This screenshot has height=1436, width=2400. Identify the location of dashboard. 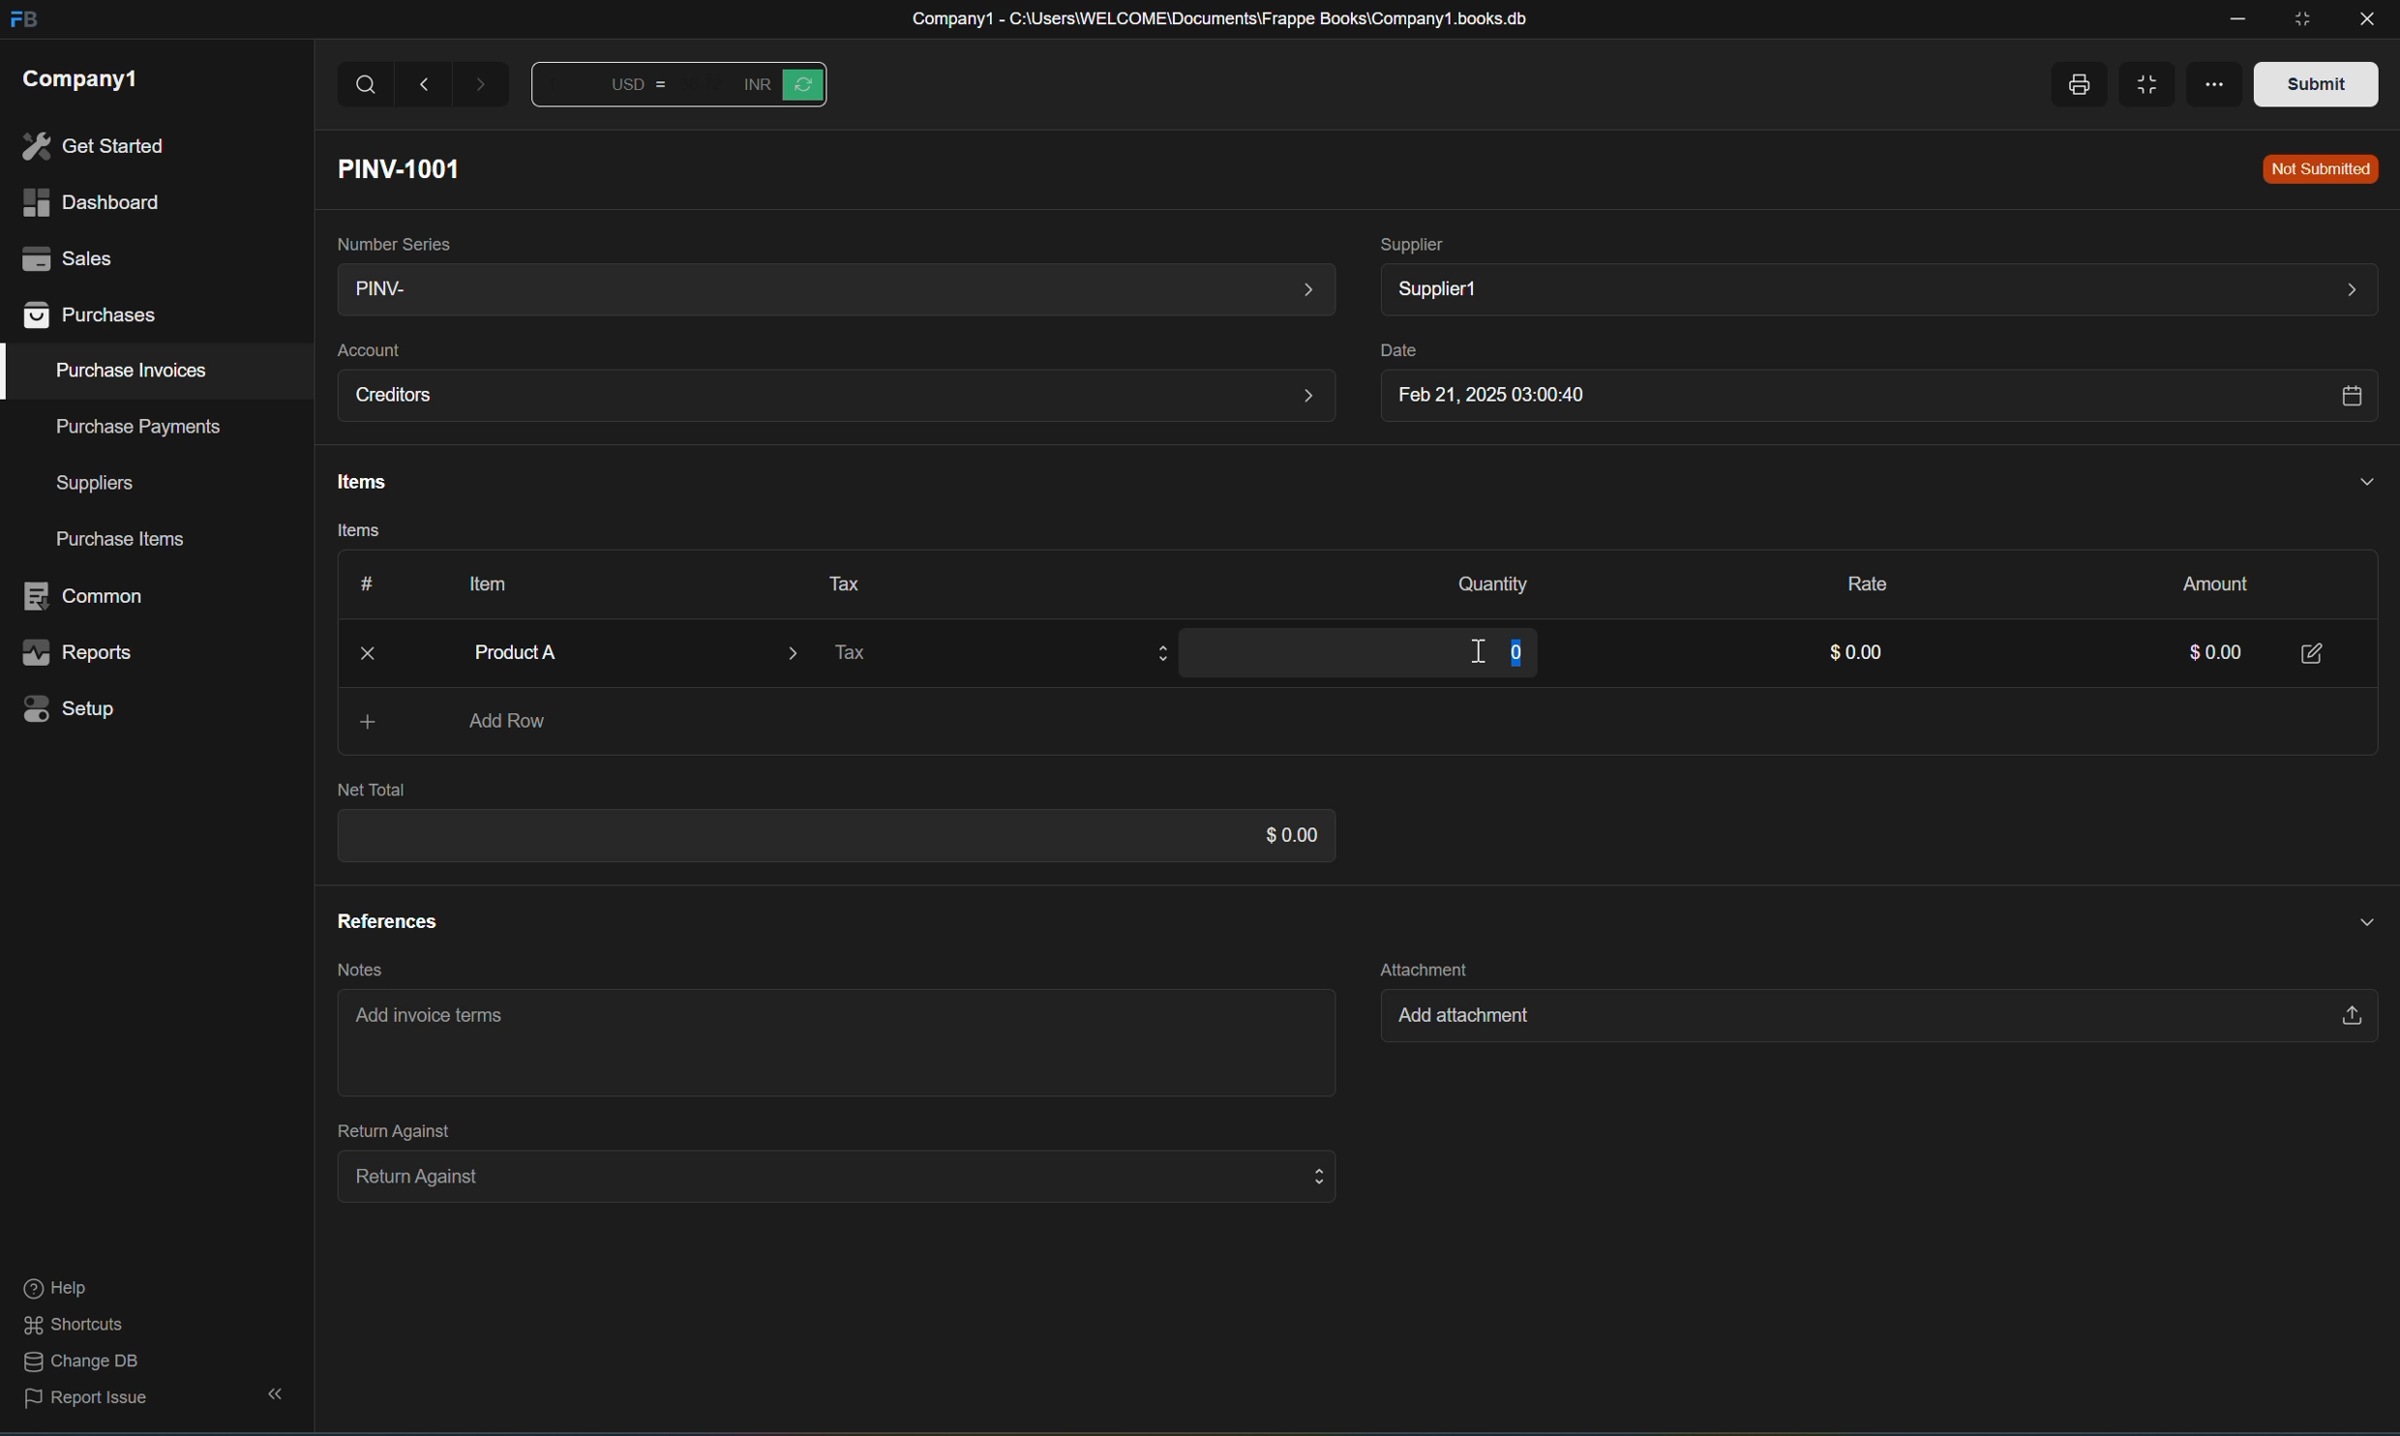
(88, 203).